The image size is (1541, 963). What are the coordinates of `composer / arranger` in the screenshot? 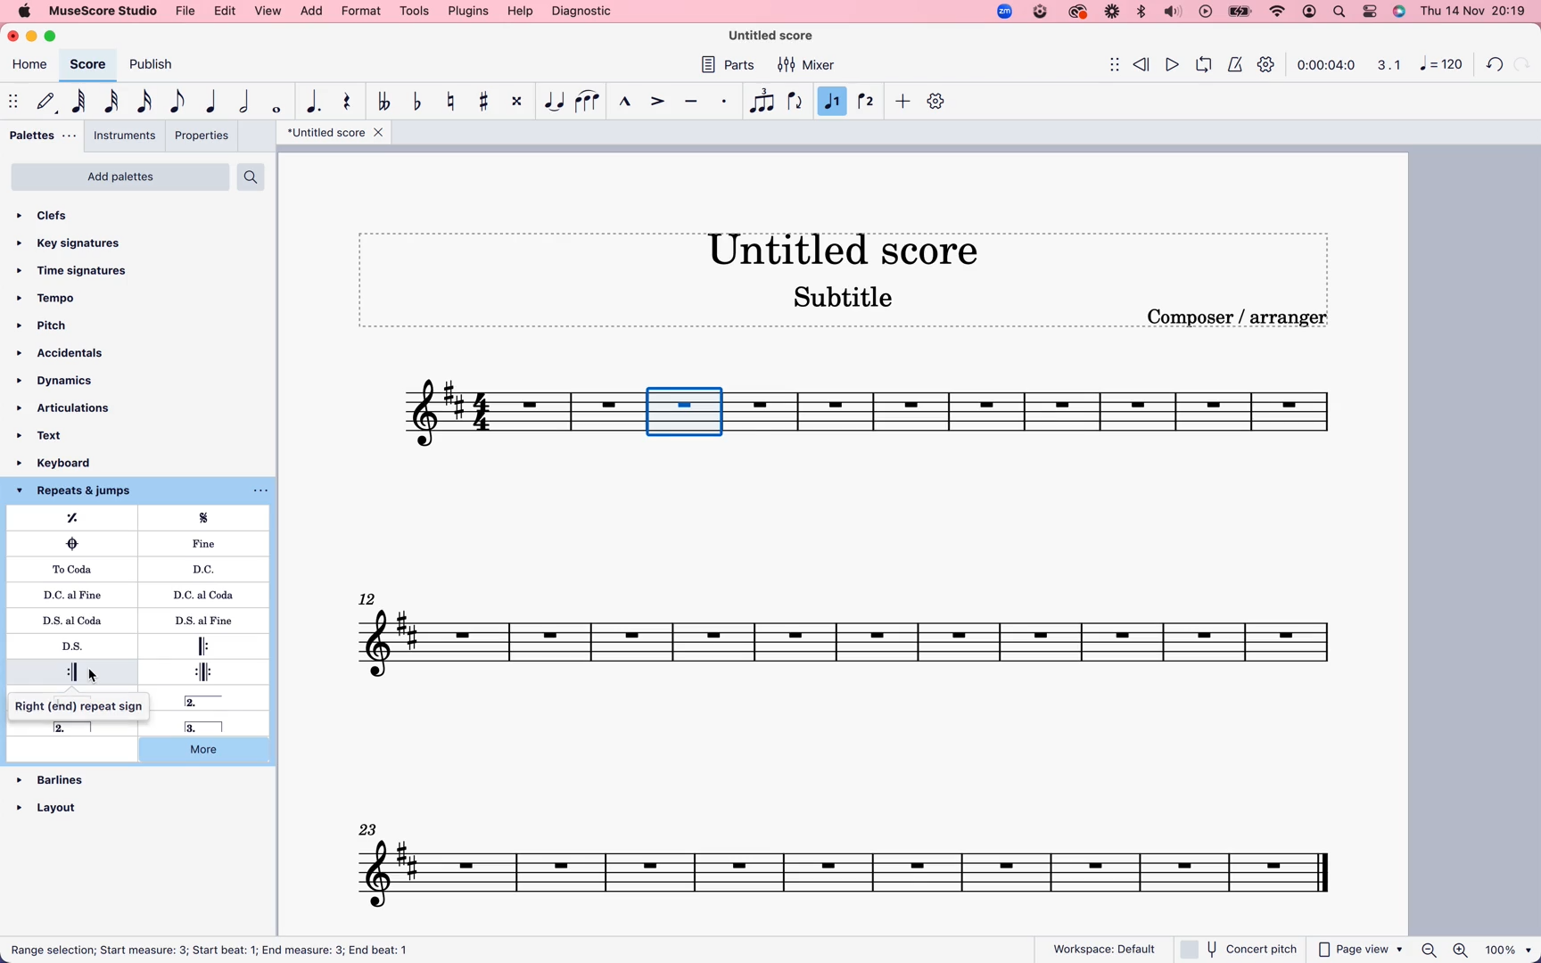 It's located at (1240, 317).